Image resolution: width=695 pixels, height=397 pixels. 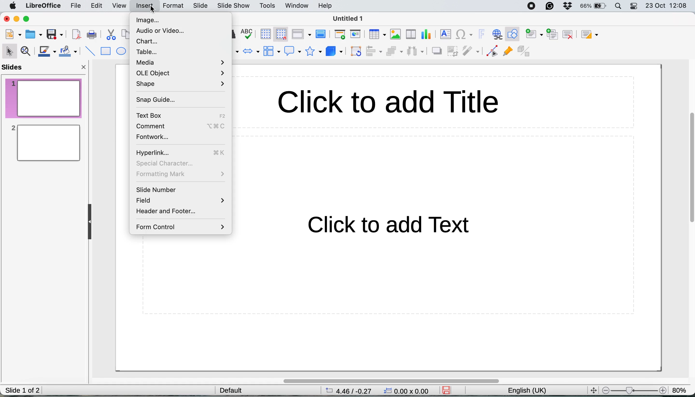 I want to click on table, so click(x=149, y=51).